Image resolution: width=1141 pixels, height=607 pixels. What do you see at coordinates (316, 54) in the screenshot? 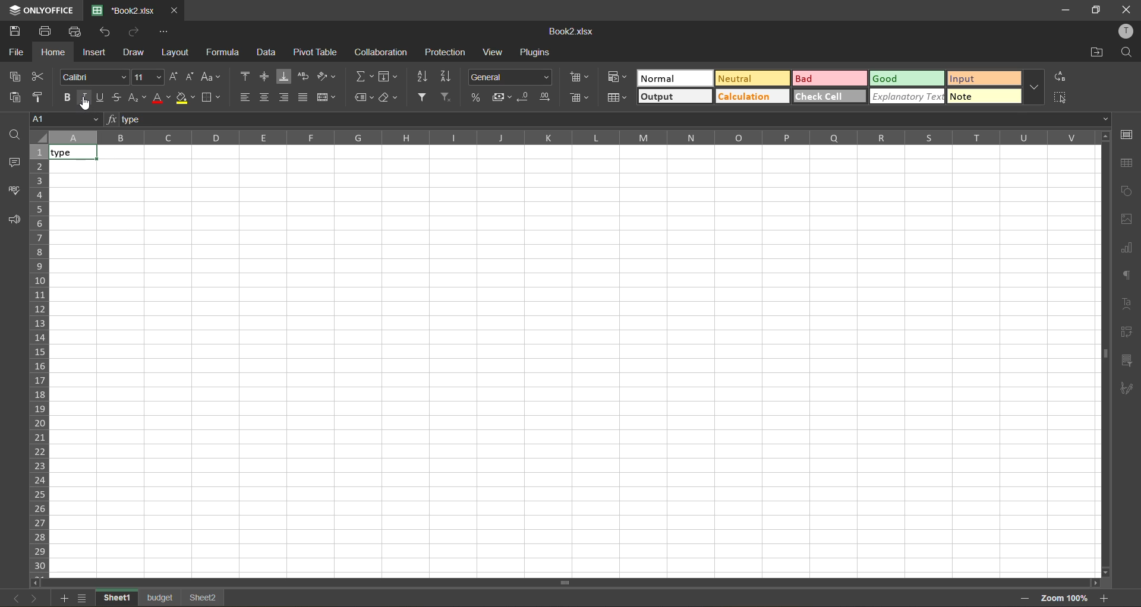
I see `pivot table` at bounding box center [316, 54].